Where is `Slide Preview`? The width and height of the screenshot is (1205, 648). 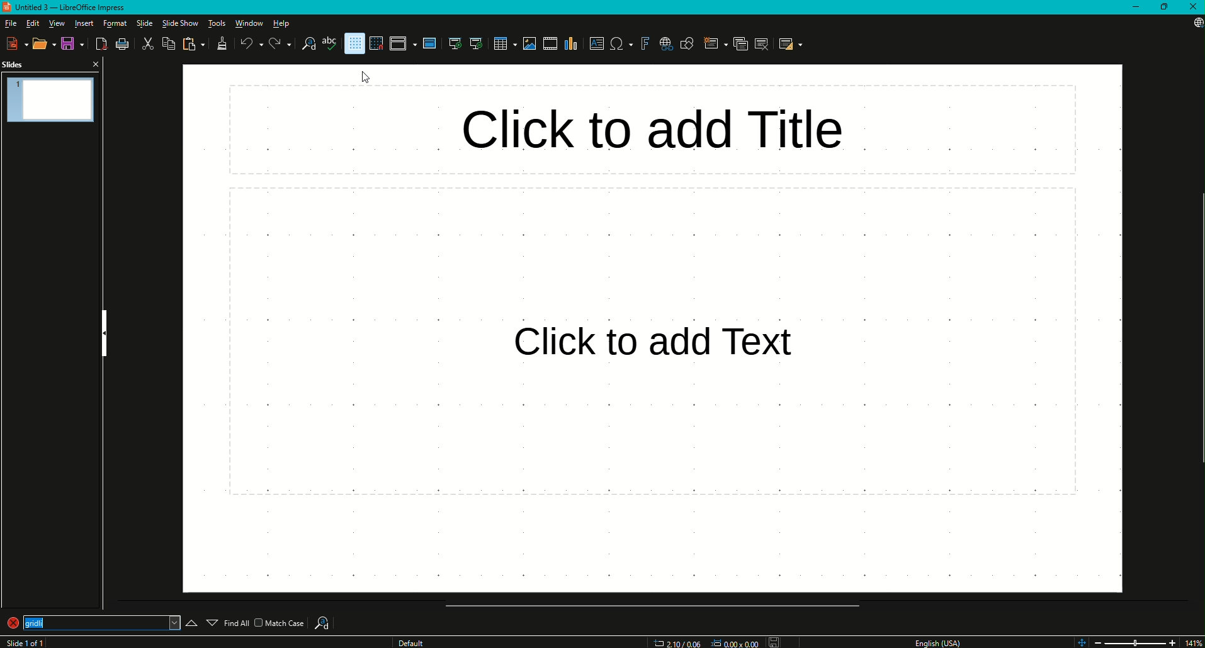 Slide Preview is located at coordinates (50, 98).